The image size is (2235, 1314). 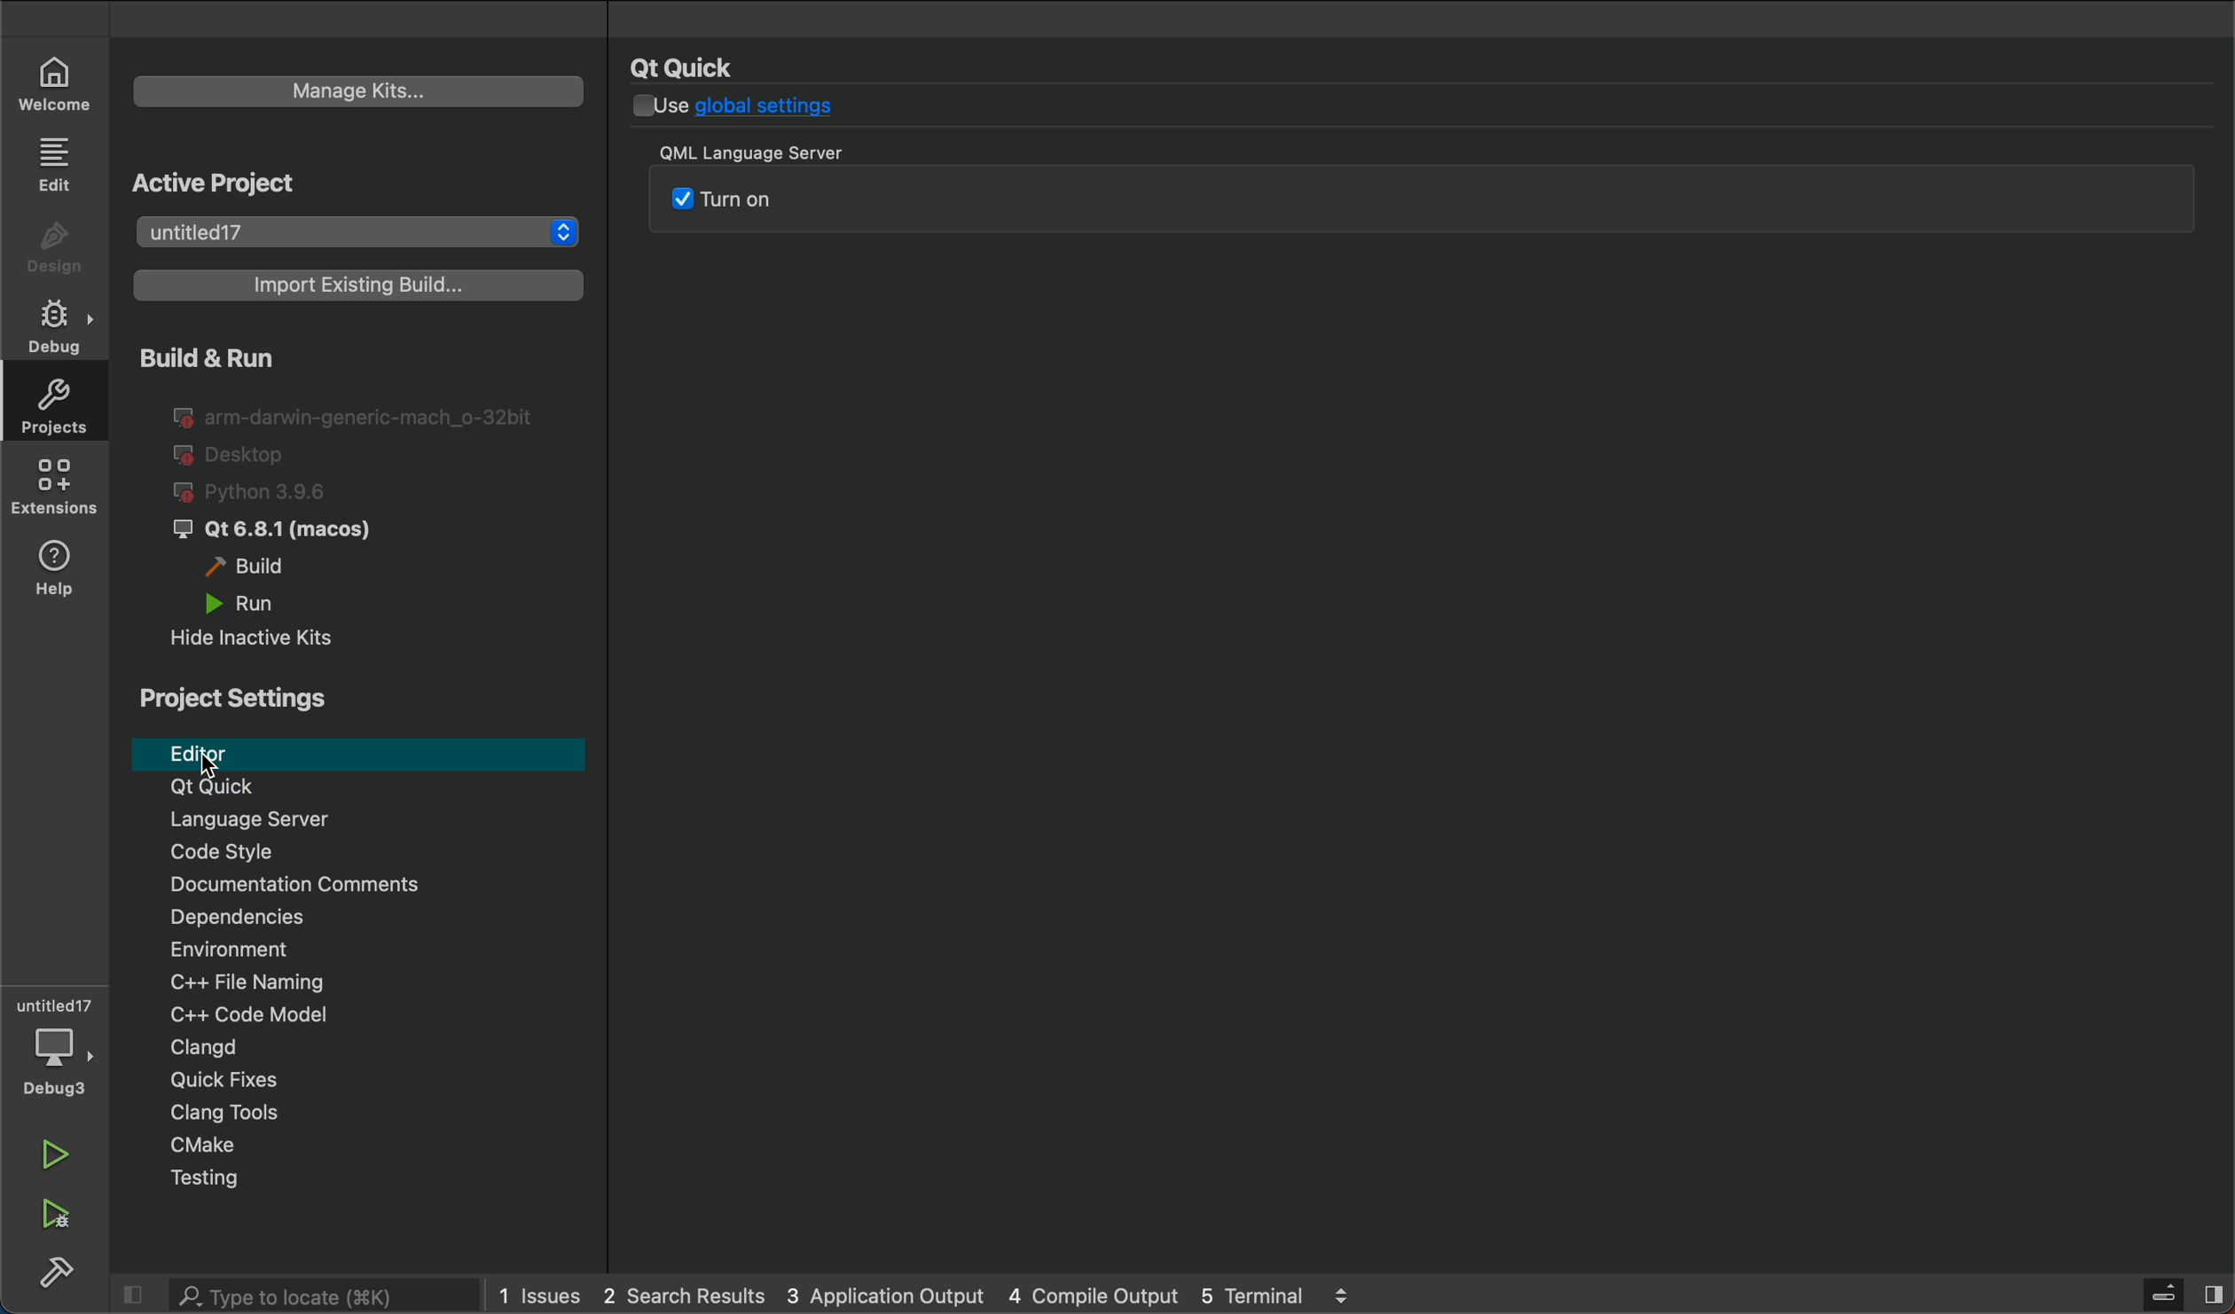 I want to click on build and run, so click(x=201, y=356).